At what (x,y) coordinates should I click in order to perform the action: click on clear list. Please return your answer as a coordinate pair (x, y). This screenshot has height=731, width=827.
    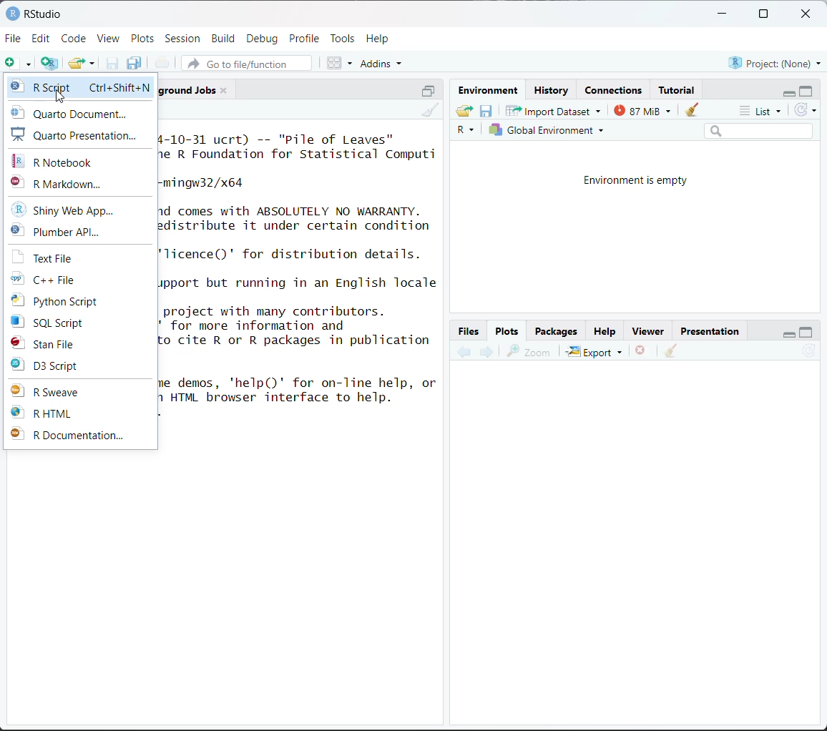
    Looking at the image, I should click on (94, 63).